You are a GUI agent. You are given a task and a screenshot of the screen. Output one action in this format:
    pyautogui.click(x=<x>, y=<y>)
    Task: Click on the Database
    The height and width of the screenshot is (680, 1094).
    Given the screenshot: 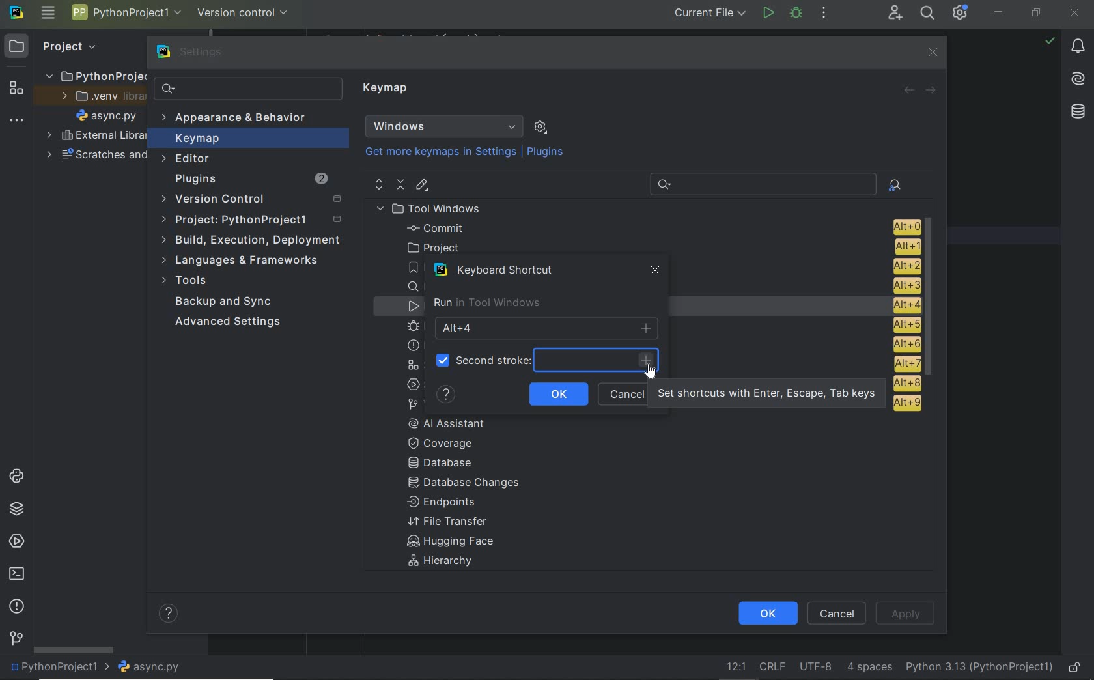 What is the action you would take?
    pyautogui.click(x=444, y=464)
    